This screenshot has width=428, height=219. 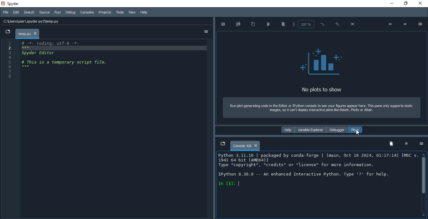 What do you see at coordinates (311, 130) in the screenshot?
I see `variable explorer` at bounding box center [311, 130].